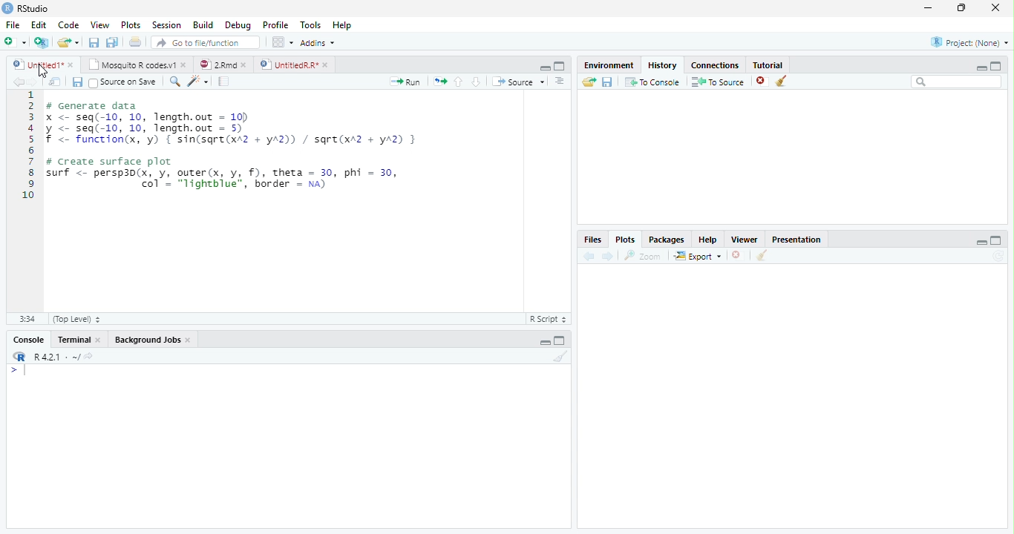  What do you see at coordinates (715, 65) in the screenshot?
I see `Connections` at bounding box center [715, 65].